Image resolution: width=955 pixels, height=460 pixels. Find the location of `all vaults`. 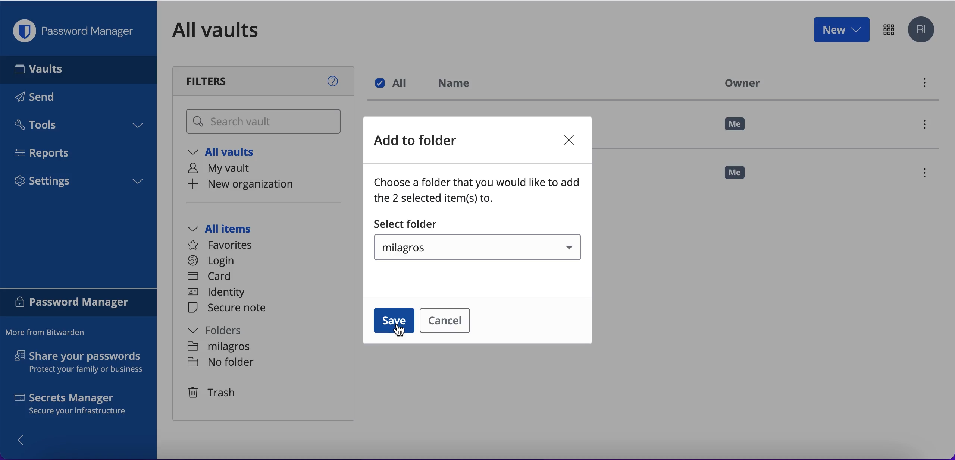

all vaults is located at coordinates (227, 30).